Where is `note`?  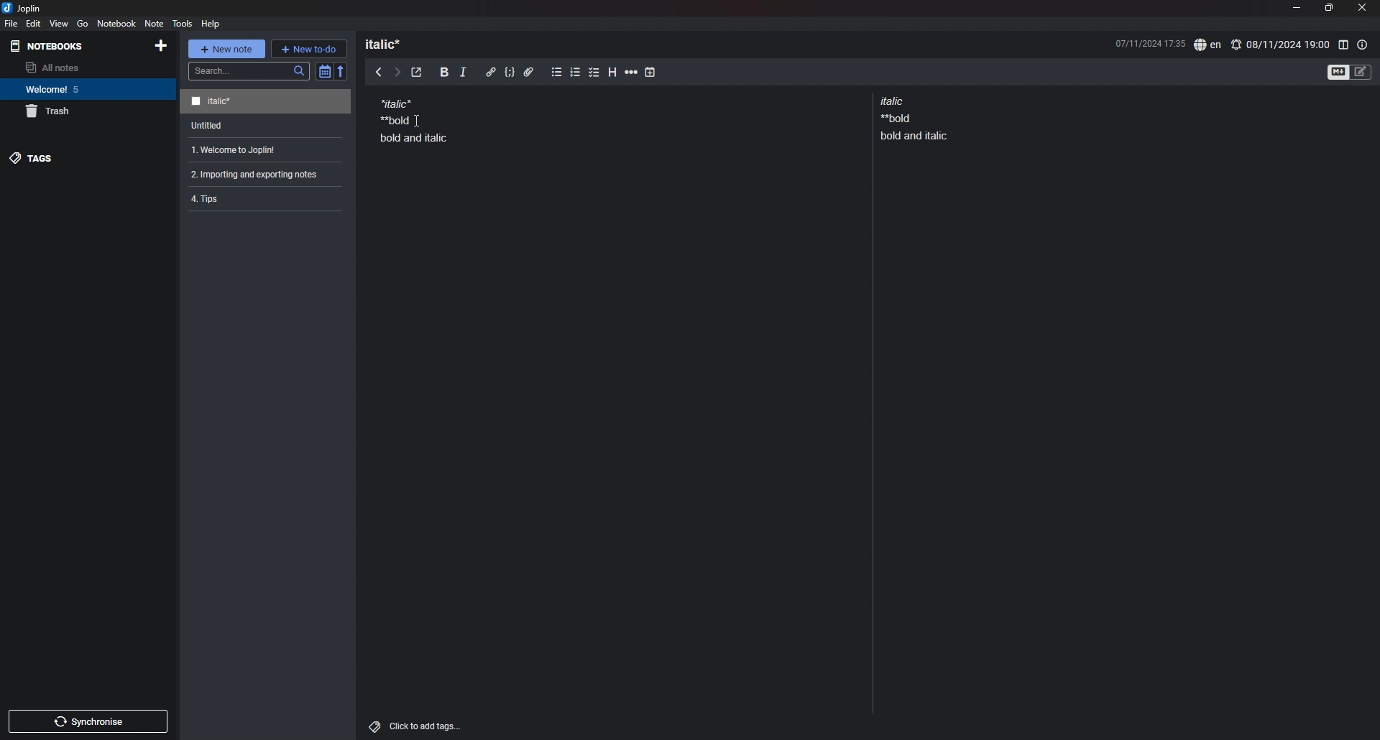 note is located at coordinates (917, 118).